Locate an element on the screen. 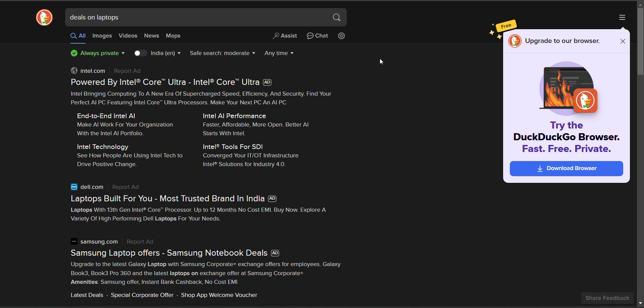 Image resolution: width=644 pixels, height=308 pixels. Intel Technology
See How People Are Using Intel Tech to
Drive Positive Change. is located at coordinates (129, 156).